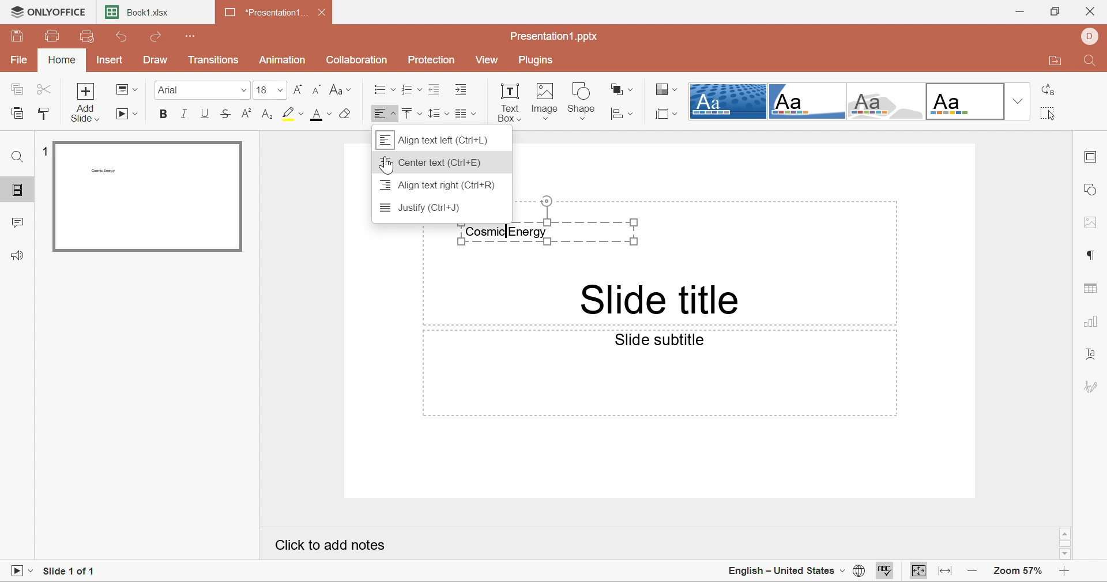 This screenshot has height=582, width=1107. What do you see at coordinates (383, 114) in the screenshot?
I see `Align Left` at bounding box center [383, 114].